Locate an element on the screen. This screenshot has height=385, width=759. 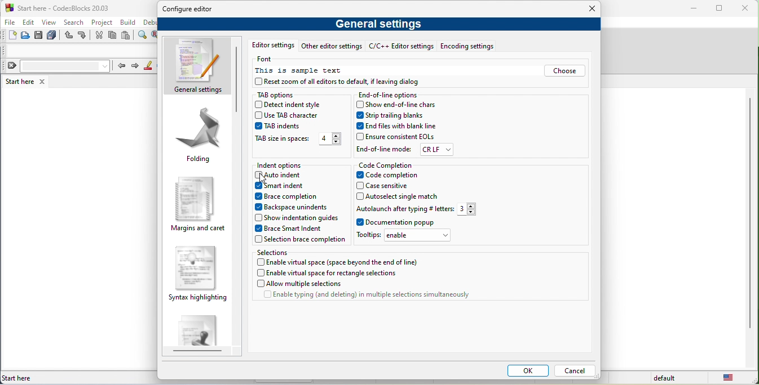
view is located at coordinates (51, 24).